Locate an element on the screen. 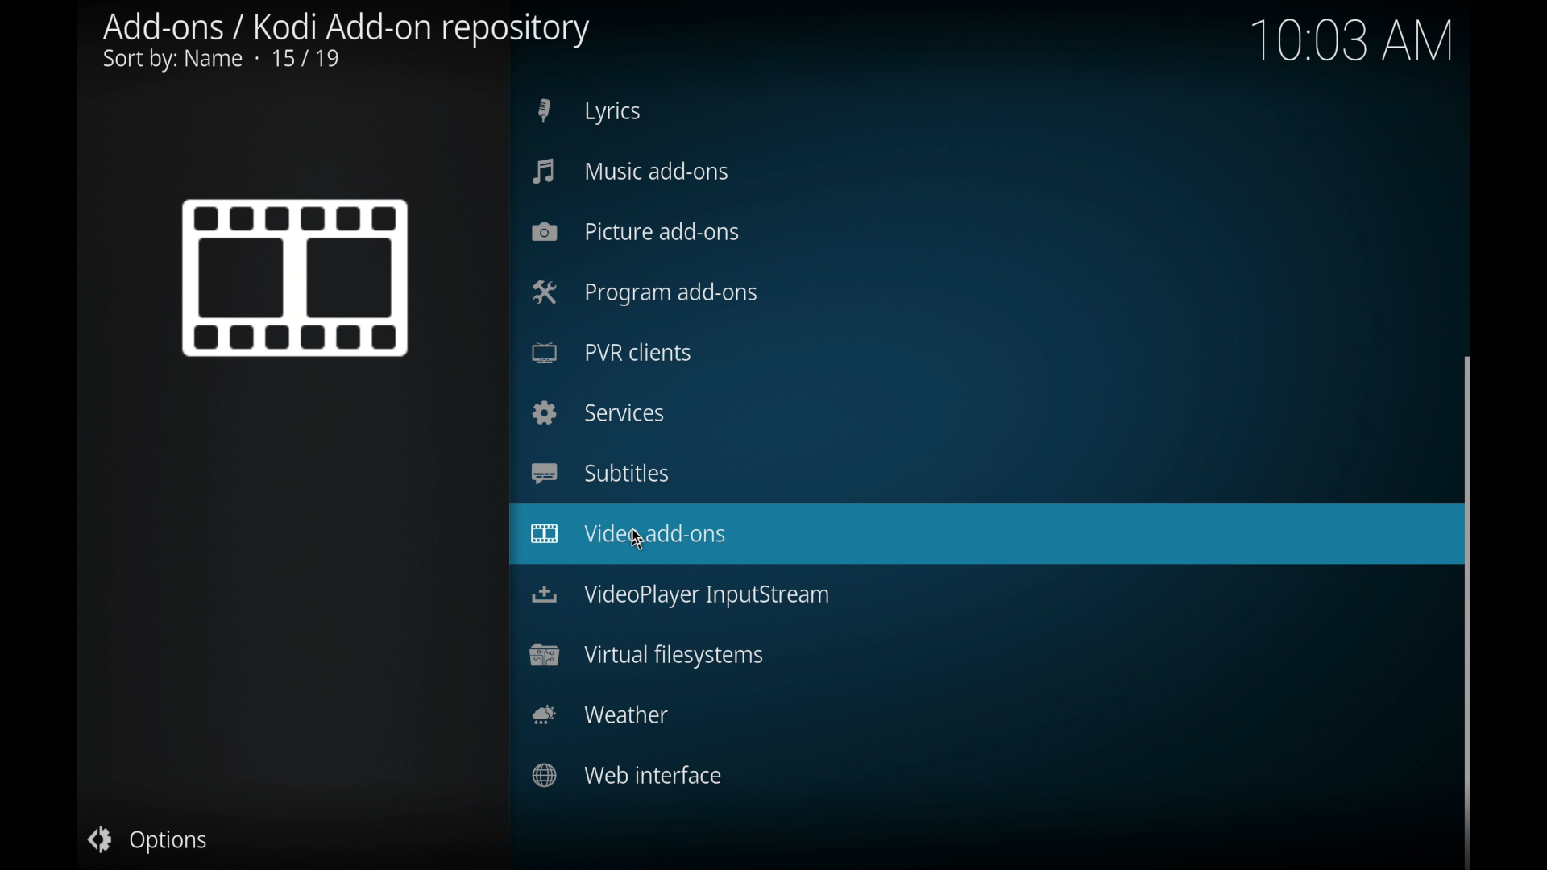  program add-ons is located at coordinates (645, 292).